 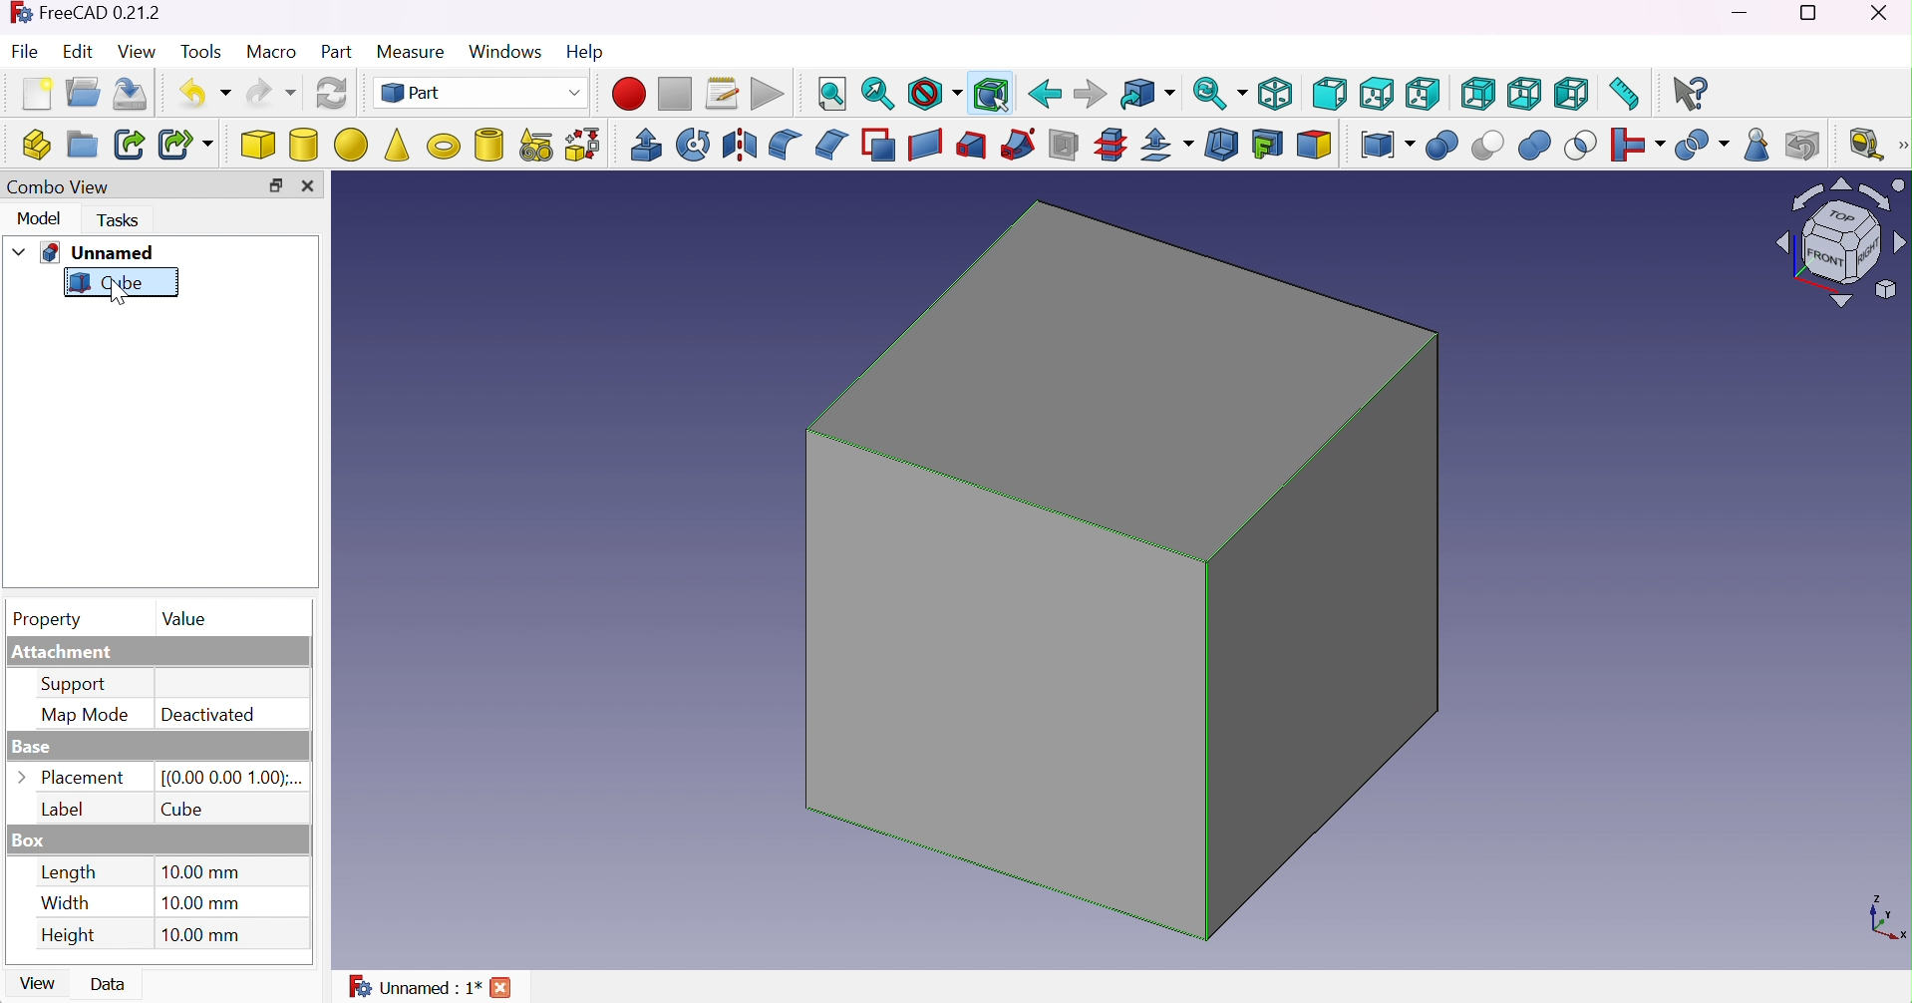 What do you see at coordinates (588, 51) in the screenshot?
I see `Help` at bounding box center [588, 51].